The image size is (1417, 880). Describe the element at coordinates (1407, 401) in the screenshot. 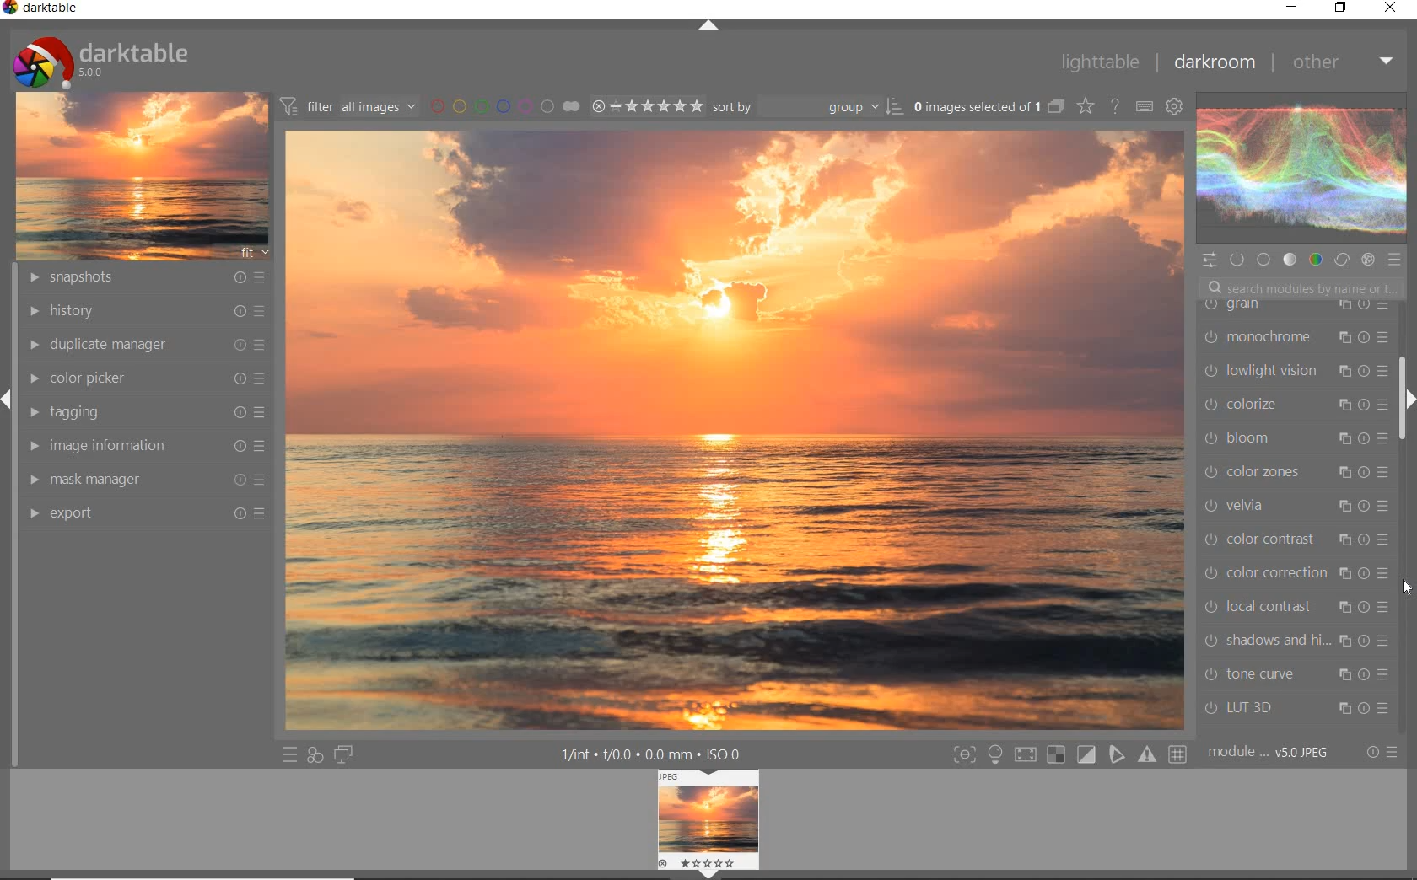

I see `EXPAND/COLLAPSE` at that location.